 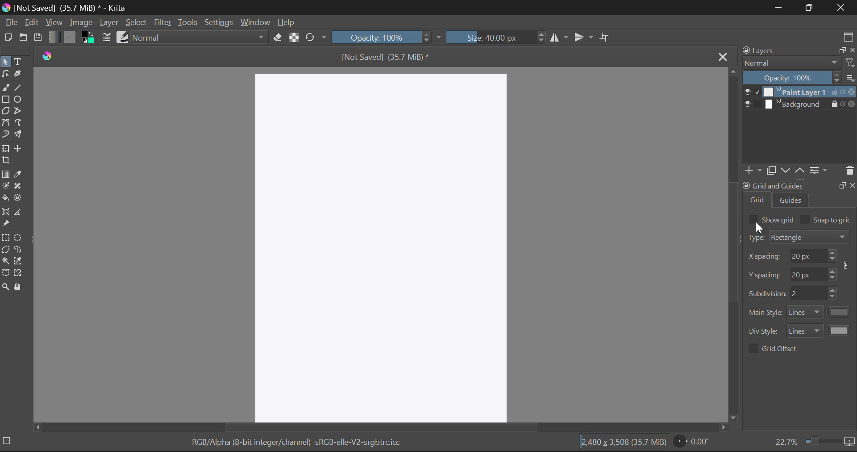 I want to click on Layer, so click(x=109, y=23).